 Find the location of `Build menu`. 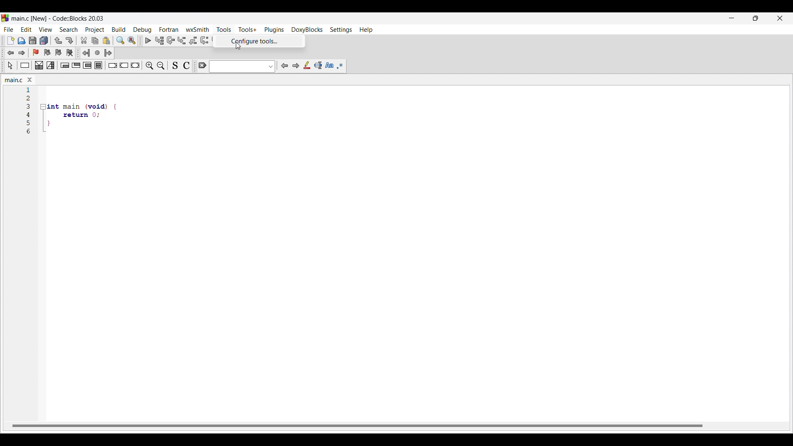

Build menu is located at coordinates (119, 29).